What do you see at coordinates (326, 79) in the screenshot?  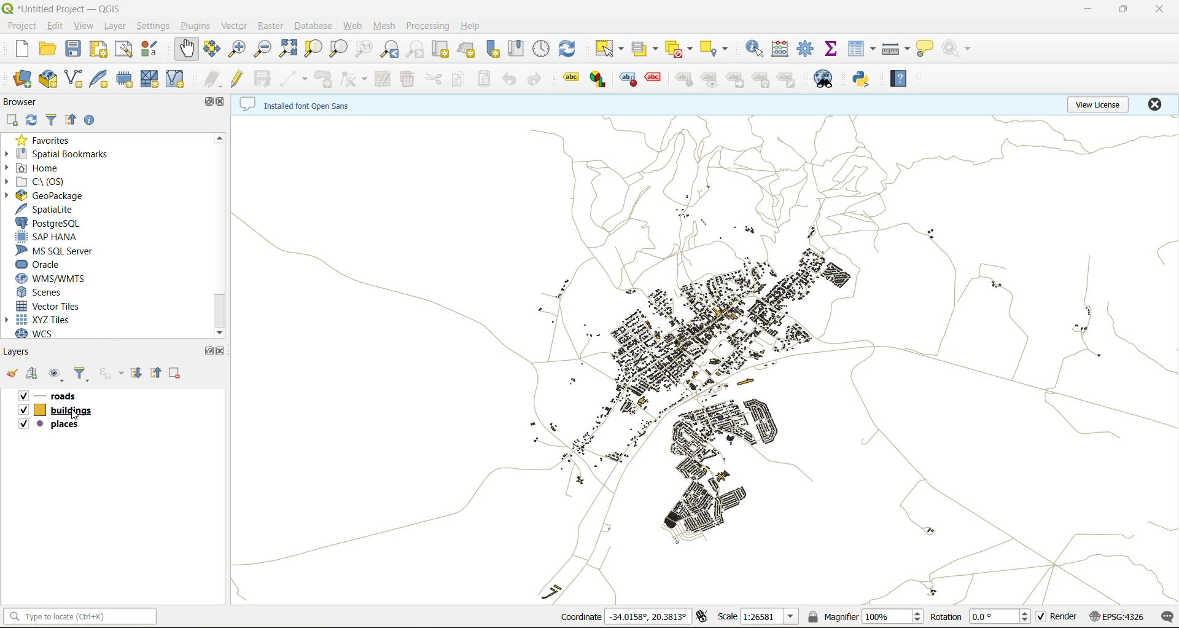 I see `add polygon` at bounding box center [326, 79].